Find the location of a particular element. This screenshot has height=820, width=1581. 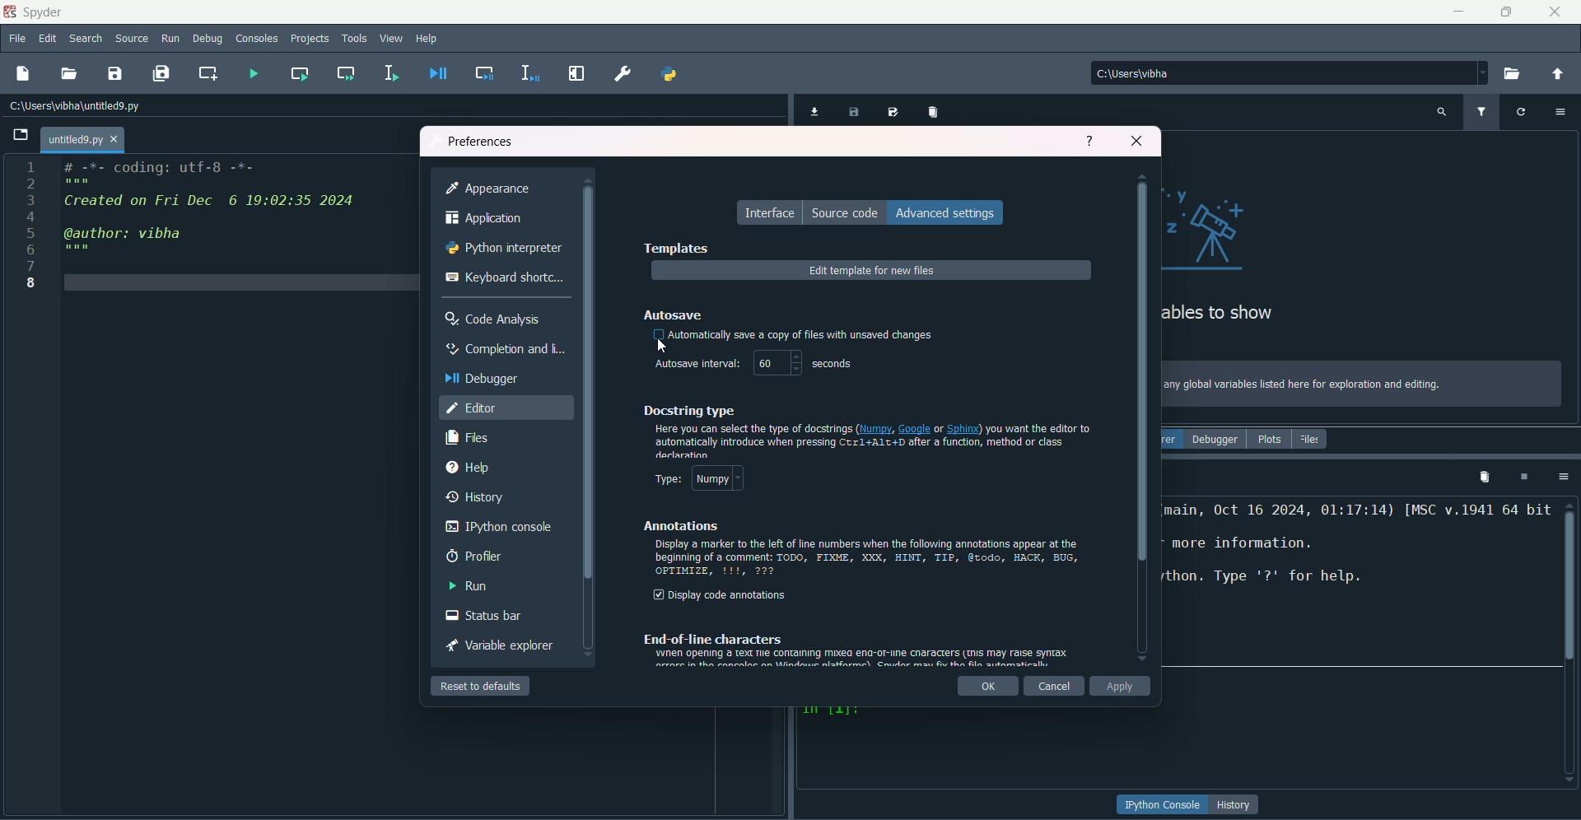

debug is located at coordinates (208, 40).